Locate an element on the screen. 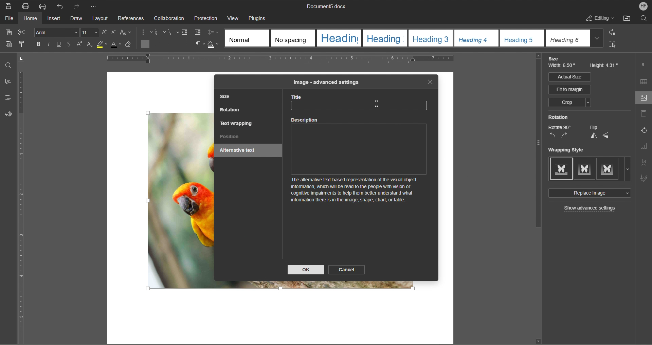 The height and width of the screenshot is (345, 652). Alignment is located at coordinates (164, 44).